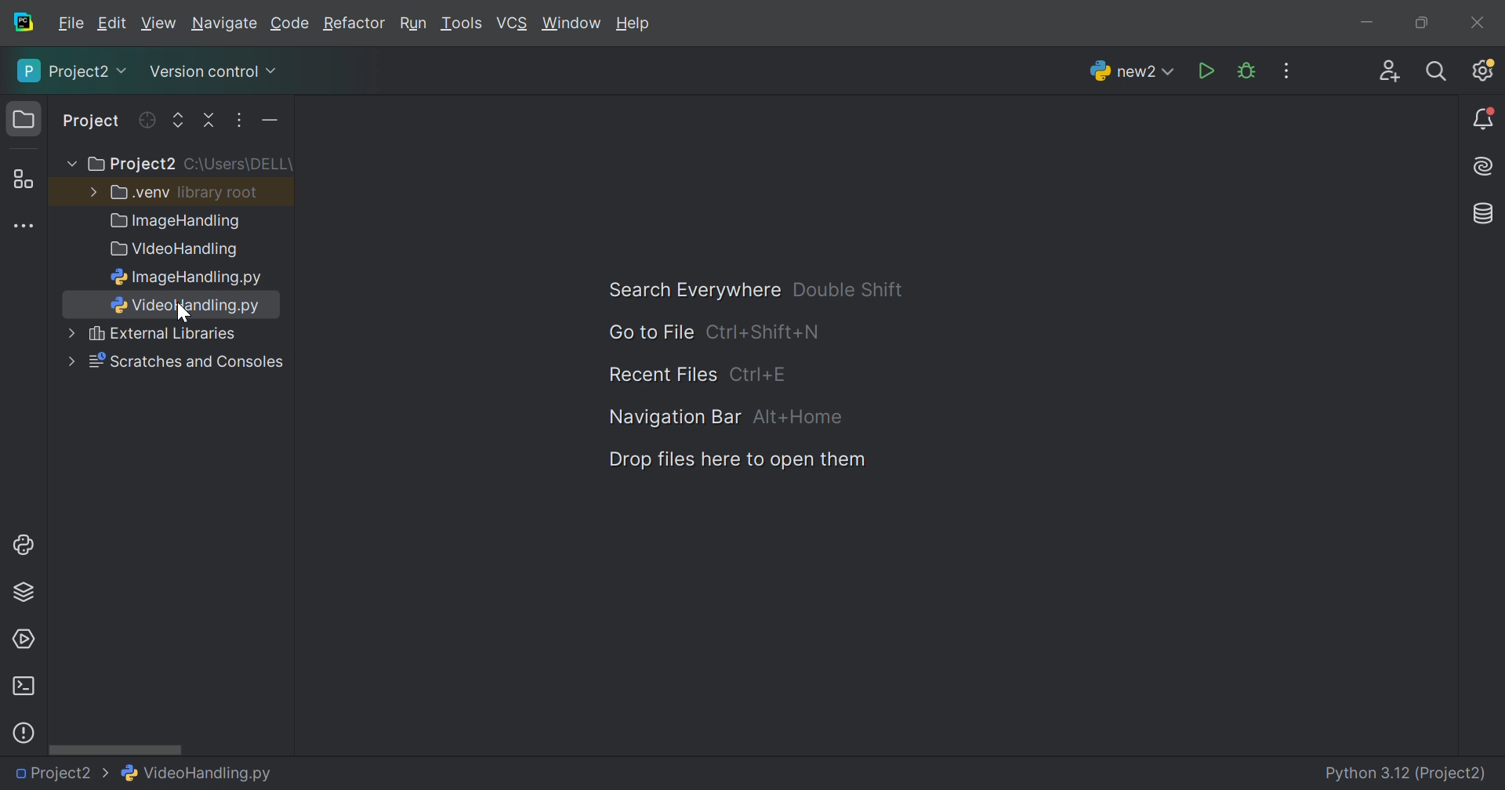 This screenshot has height=790, width=1505. I want to click on Scroll bar, so click(115, 748).